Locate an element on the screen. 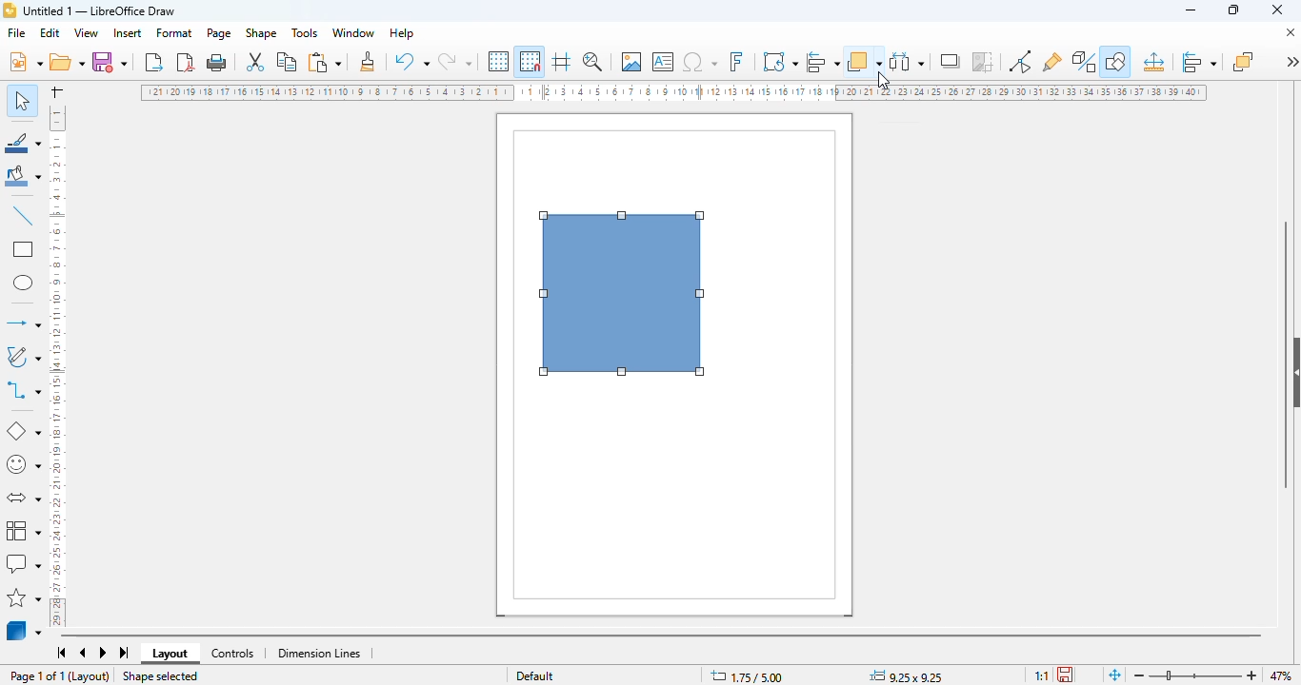 The height and width of the screenshot is (685, 1301). align objects is located at coordinates (822, 61).